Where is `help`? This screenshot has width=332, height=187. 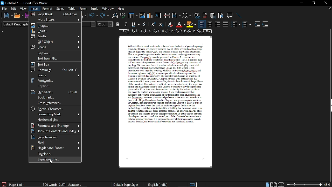
help is located at coordinates (122, 9).